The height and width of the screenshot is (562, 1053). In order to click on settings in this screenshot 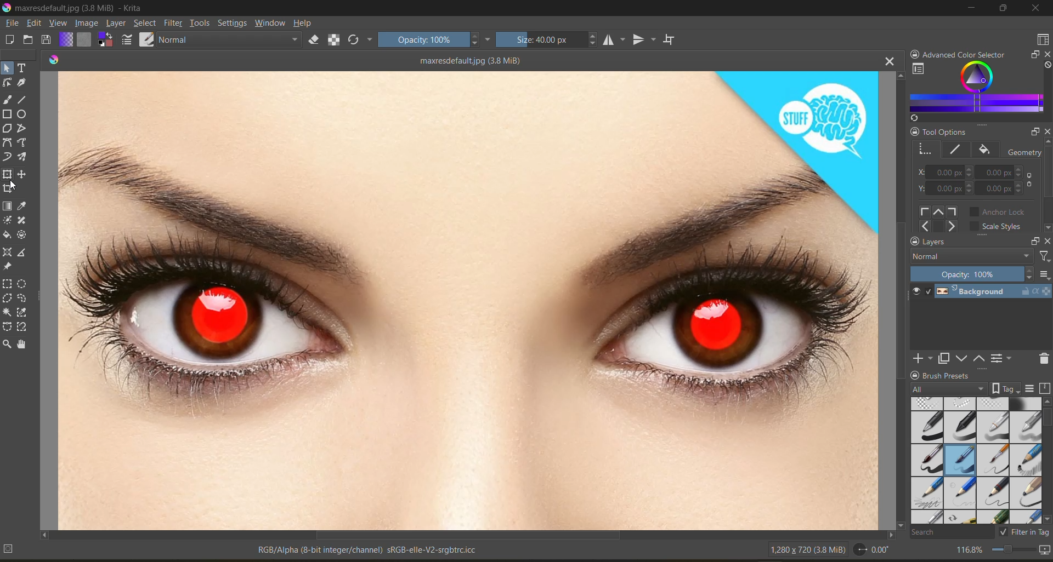, I will do `click(234, 25)`.